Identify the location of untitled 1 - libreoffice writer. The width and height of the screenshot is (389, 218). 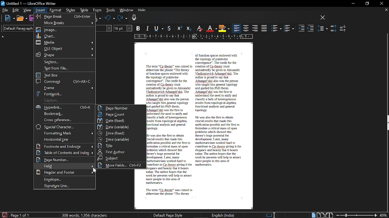
(29, 3).